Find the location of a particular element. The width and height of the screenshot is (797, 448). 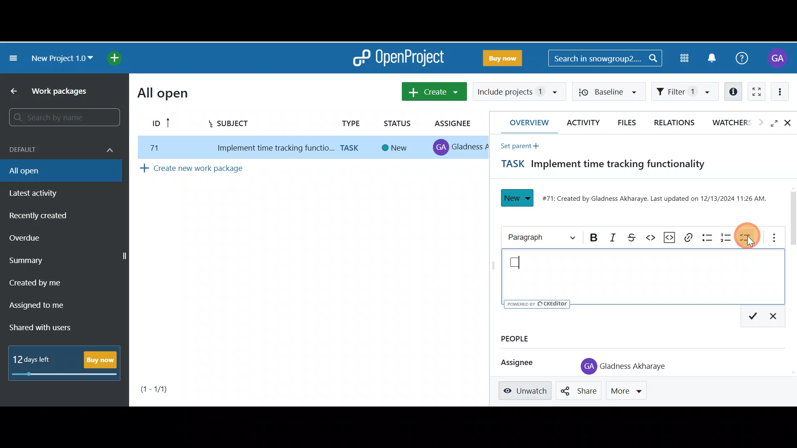

profile icon is located at coordinates (442, 148).